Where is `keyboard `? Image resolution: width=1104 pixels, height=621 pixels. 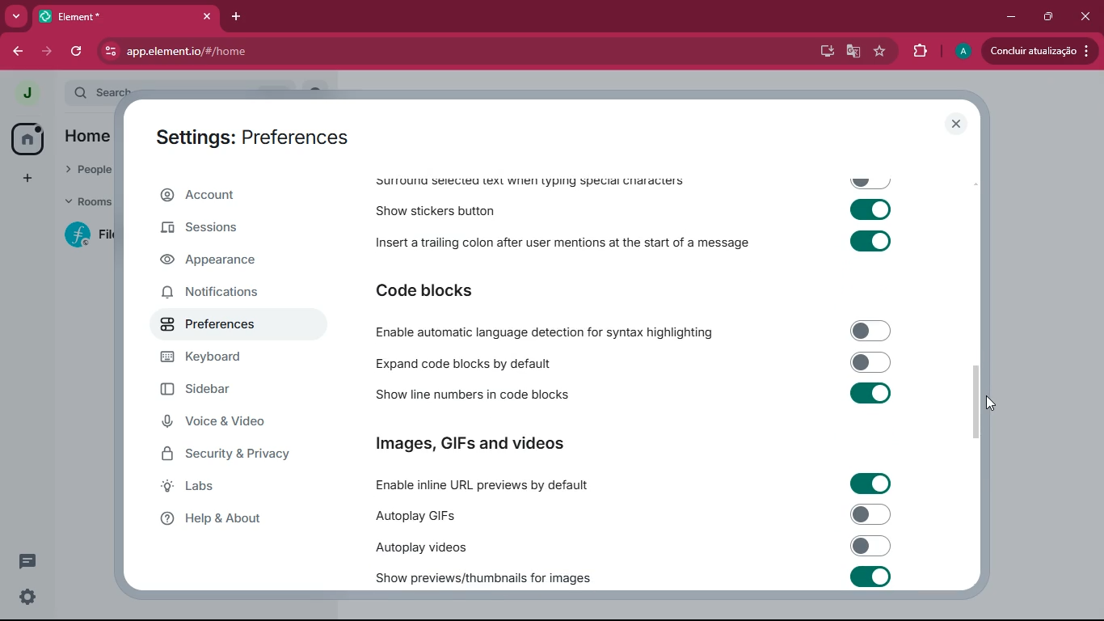 keyboard  is located at coordinates (229, 359).